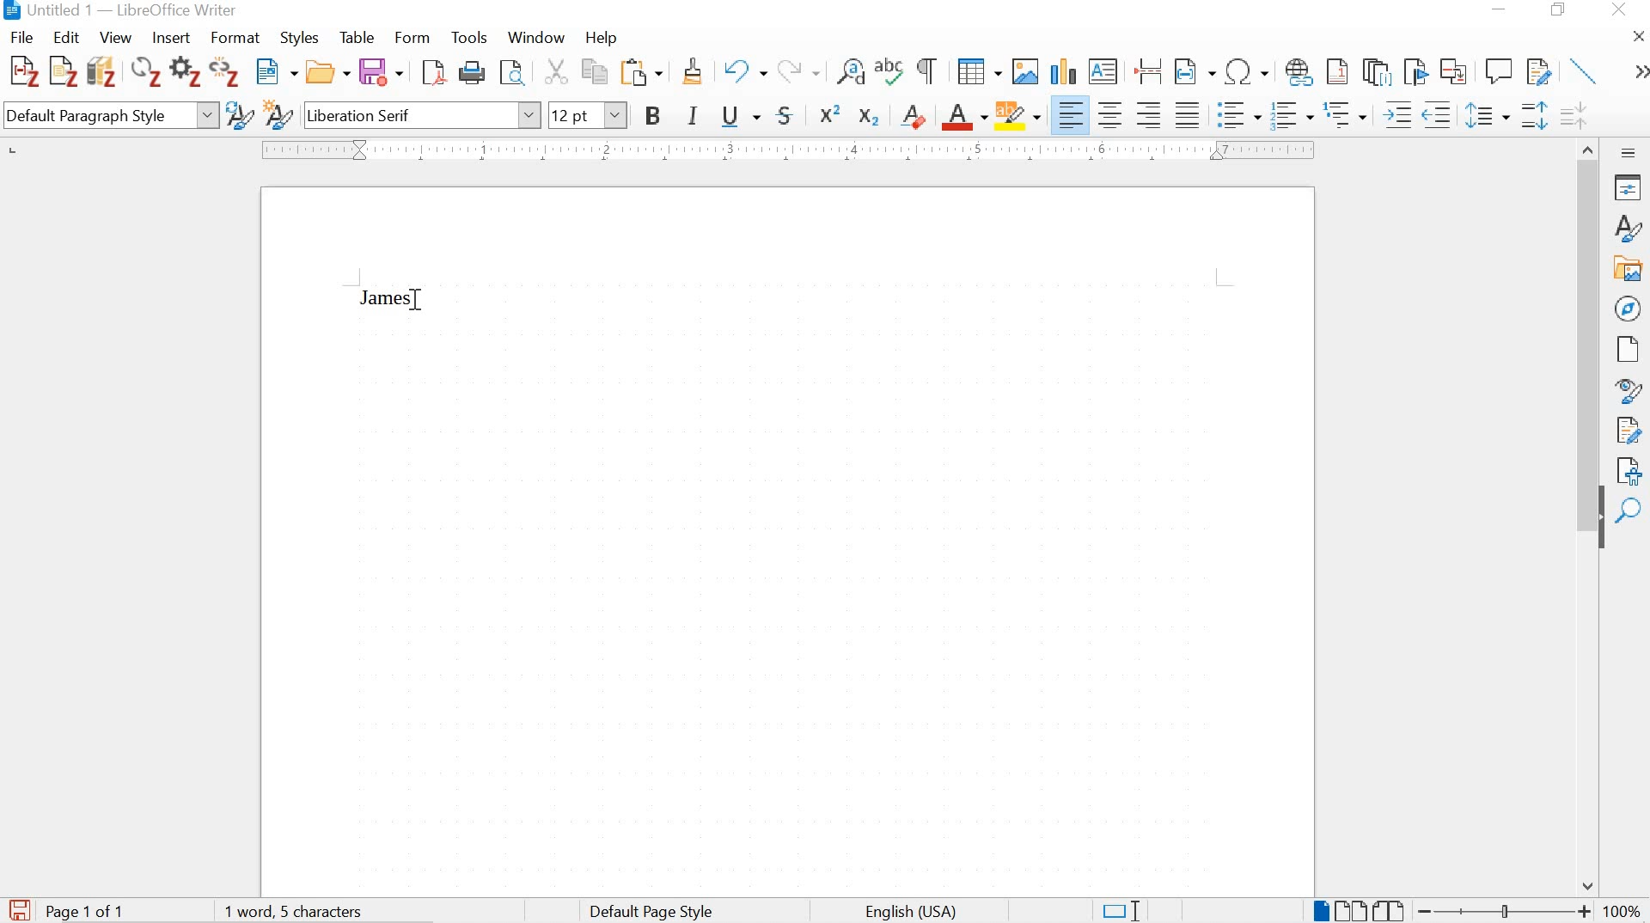 The height and width of the screenshot is (923, 1650). I want to click on view, so click(114, 38).